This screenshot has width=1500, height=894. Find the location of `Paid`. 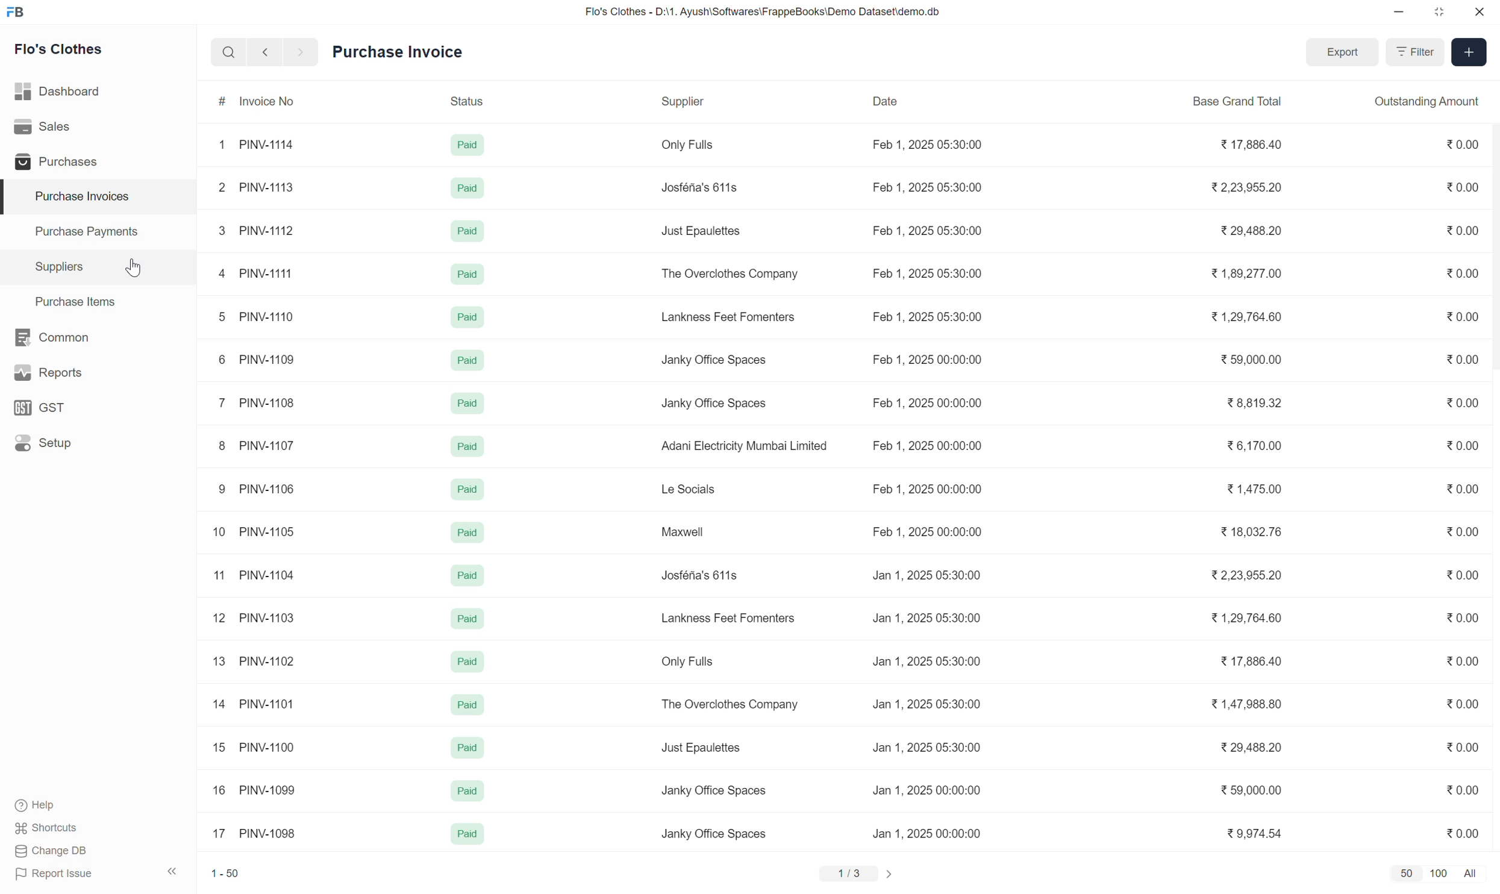

Paid is located at coordinates (467, 704).